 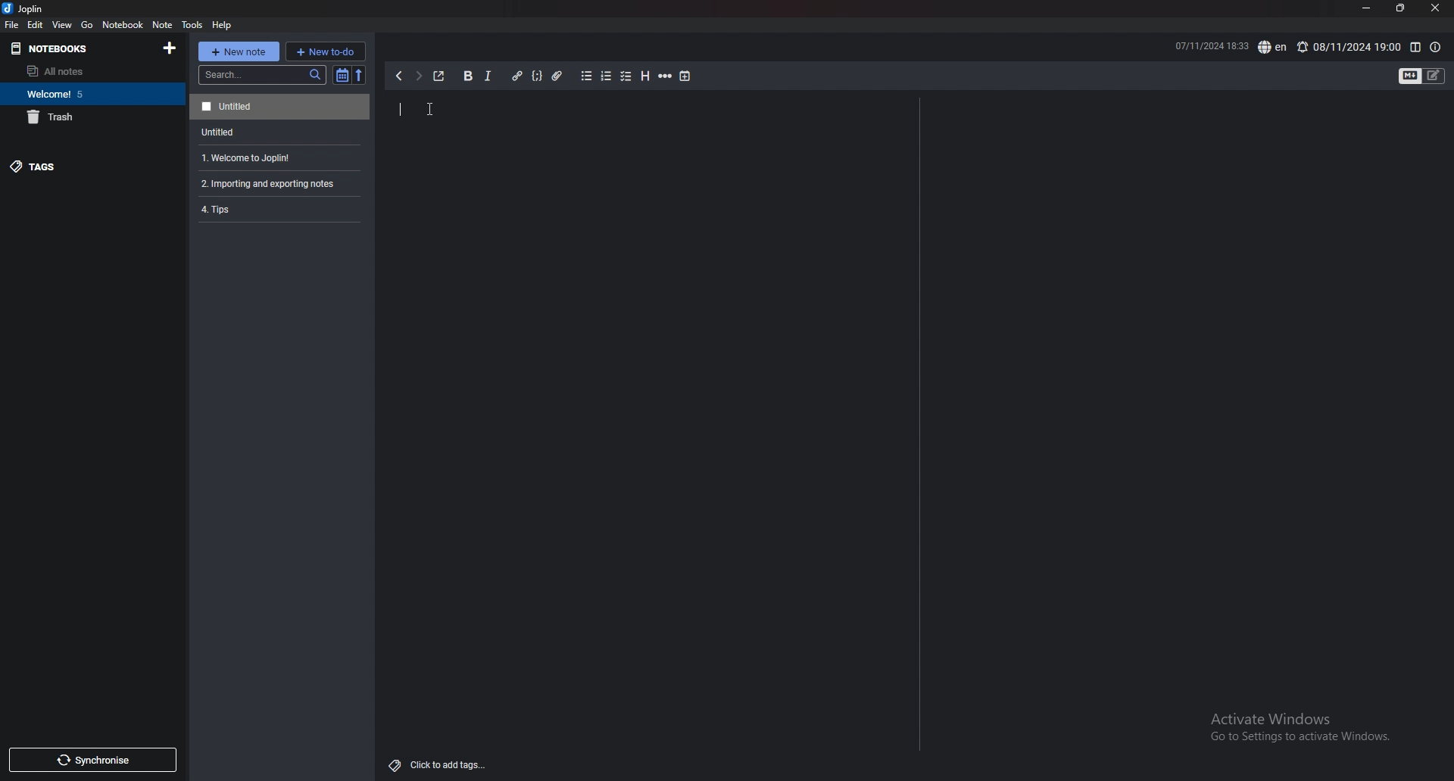 What do you see at coordinates (362, 75) in the screenshot?
I see `reverse sort order` at bounding box center [362, 75].